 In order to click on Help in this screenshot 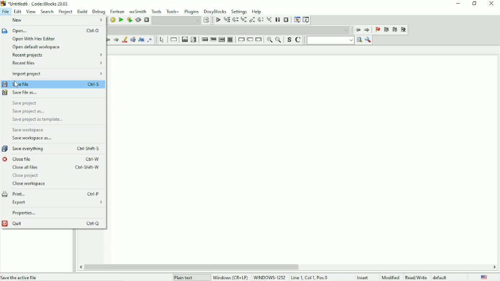, I will do `click(257, 11)`.